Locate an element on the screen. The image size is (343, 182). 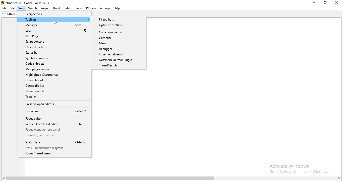
Edit  is located at coordinates (12, 8).